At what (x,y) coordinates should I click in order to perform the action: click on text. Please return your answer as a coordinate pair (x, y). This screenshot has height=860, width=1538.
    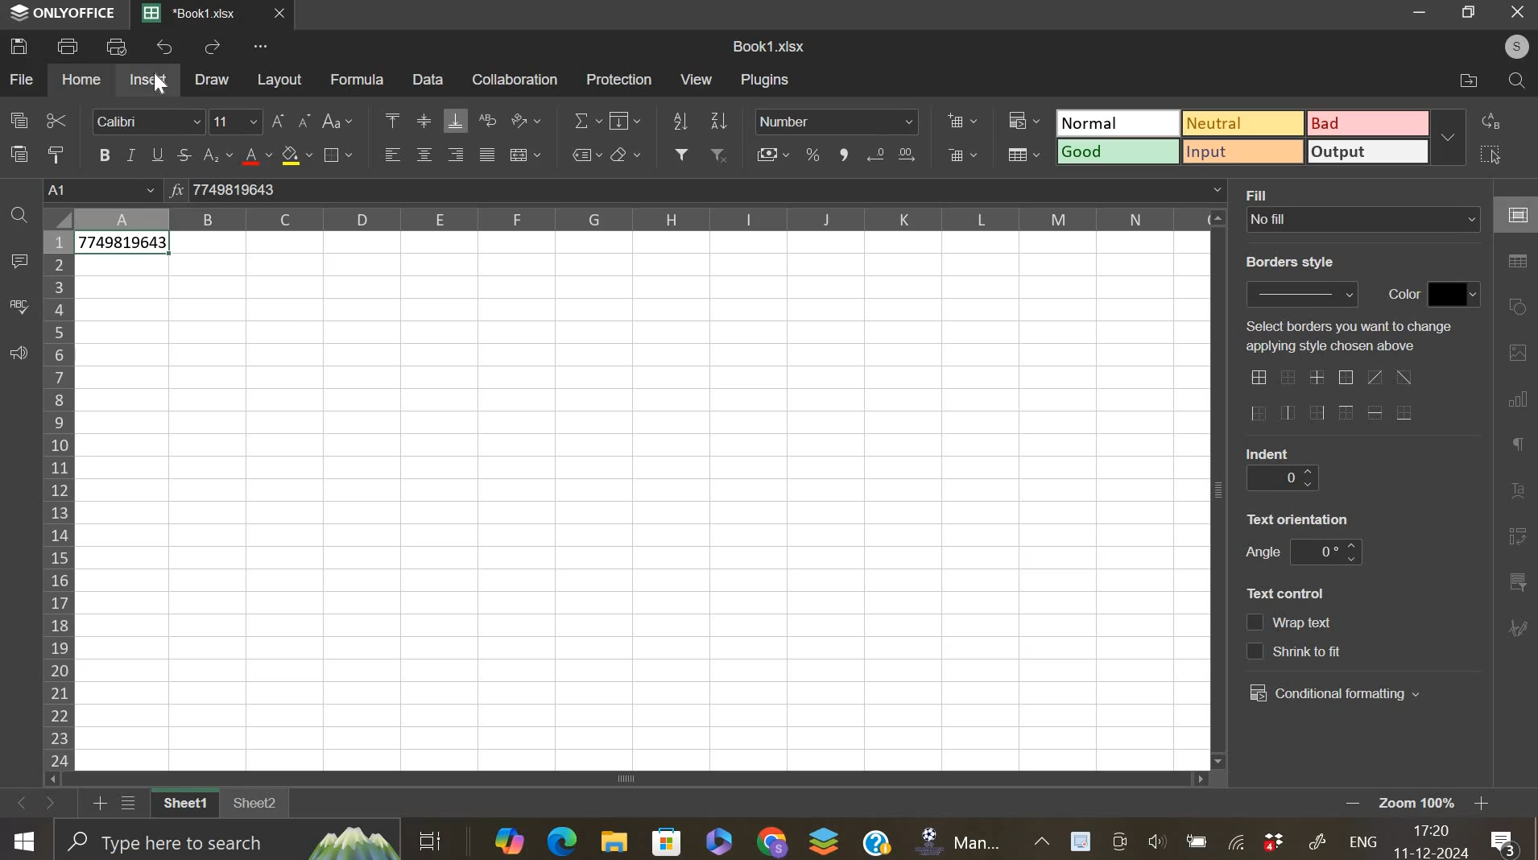
    Looking at the image, I should click on (1263, 553).